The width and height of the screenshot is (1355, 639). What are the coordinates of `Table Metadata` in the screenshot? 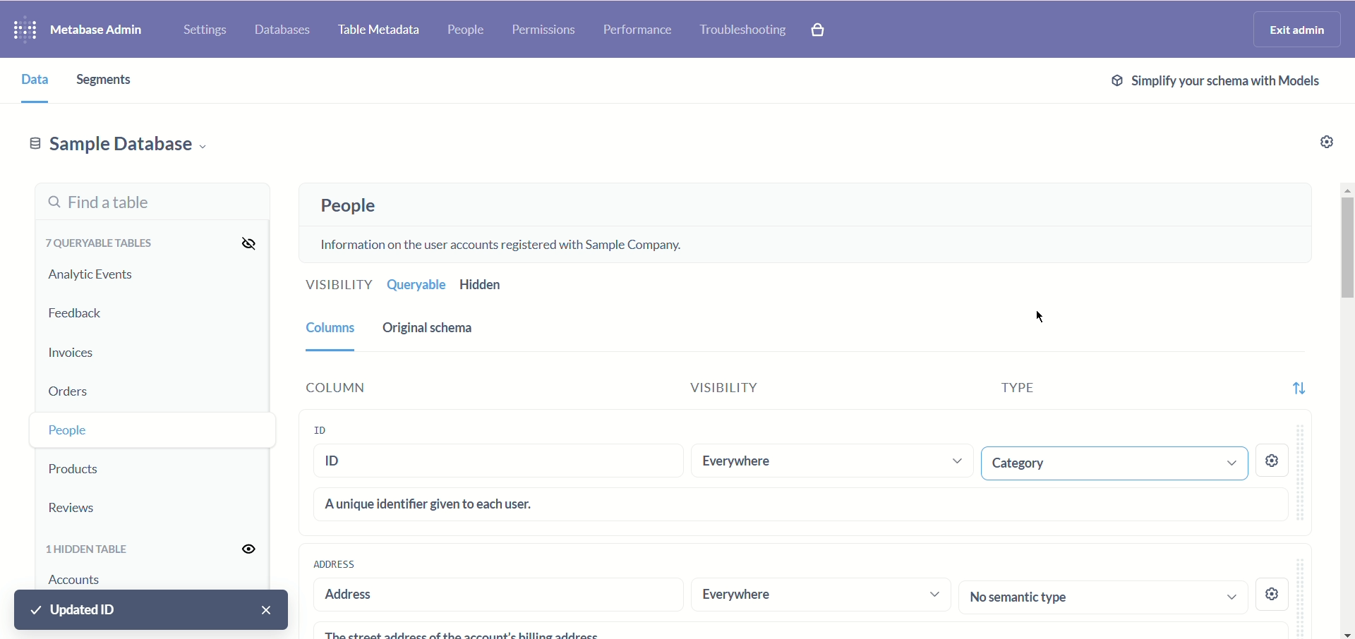 It's located at (380, 32).